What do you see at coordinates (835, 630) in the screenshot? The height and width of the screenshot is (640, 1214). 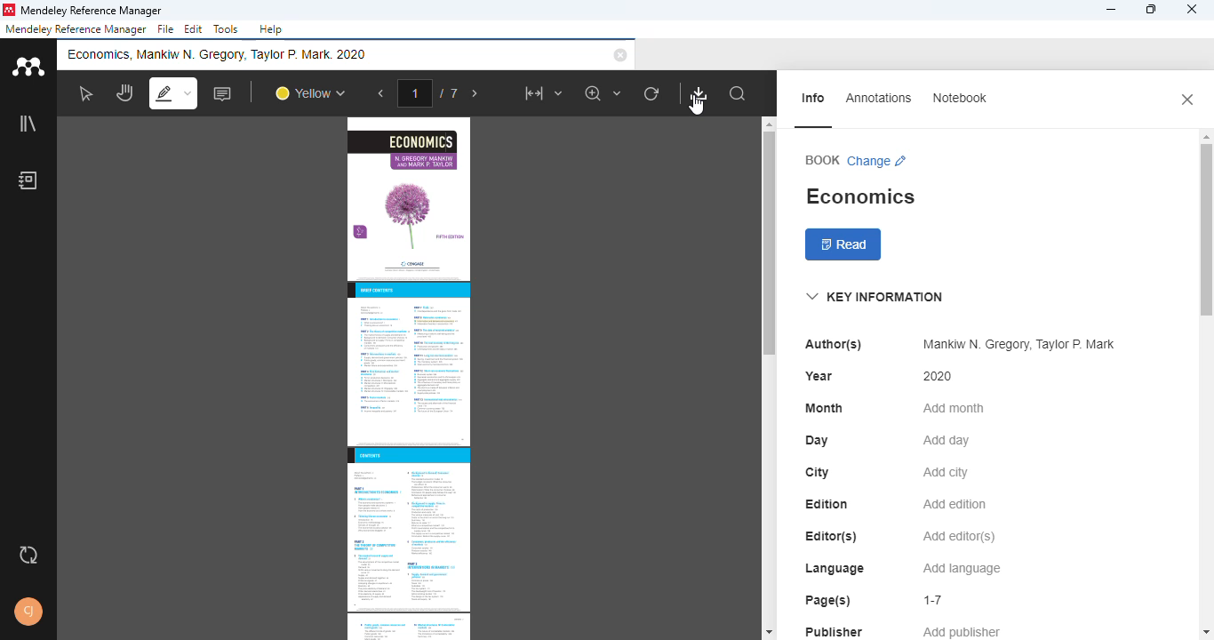 I see `publisher` at bounding box center [835, 630].